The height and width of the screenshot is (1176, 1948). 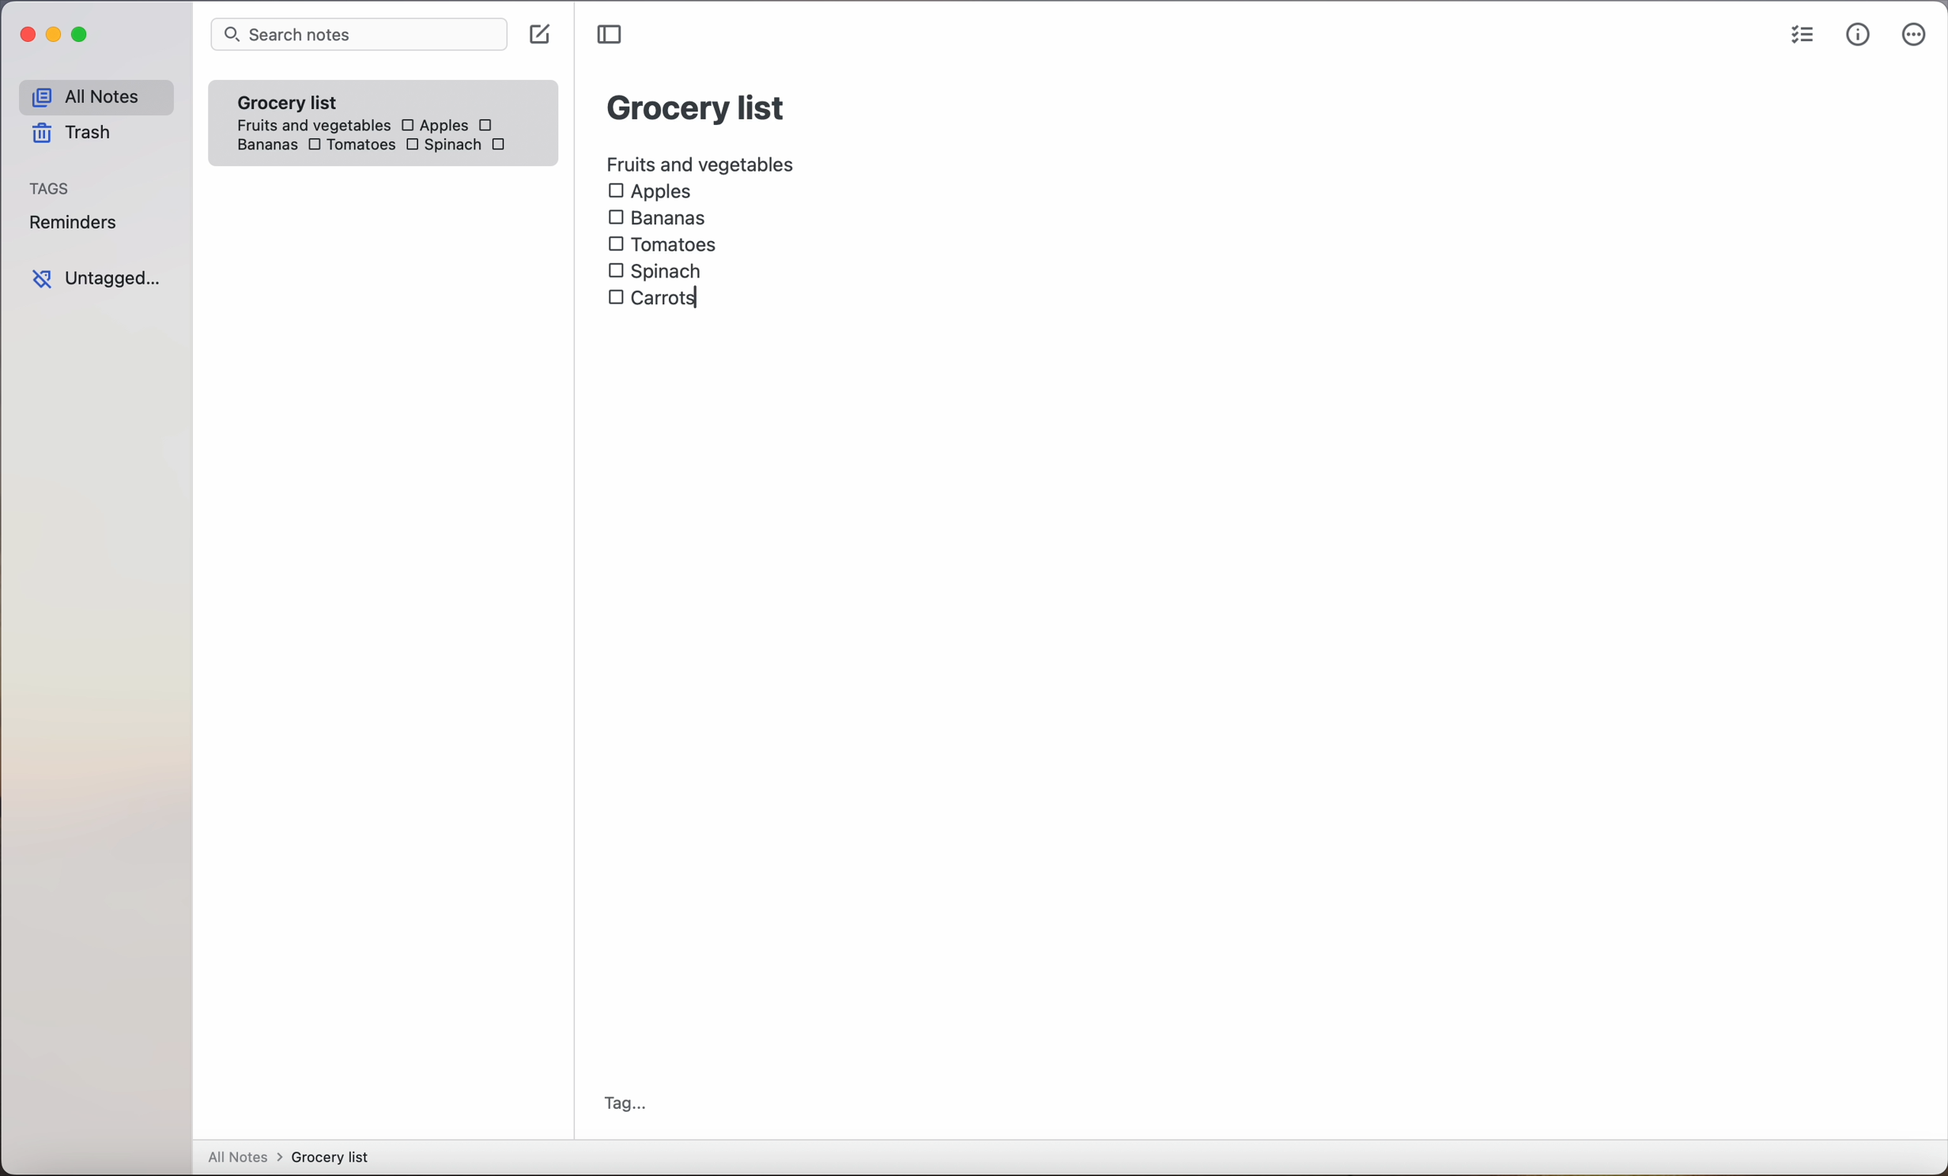 What do you see at coordinates (1858, 36) in the screenshot?
I see `metrics` at bounding box center [1858, 36].